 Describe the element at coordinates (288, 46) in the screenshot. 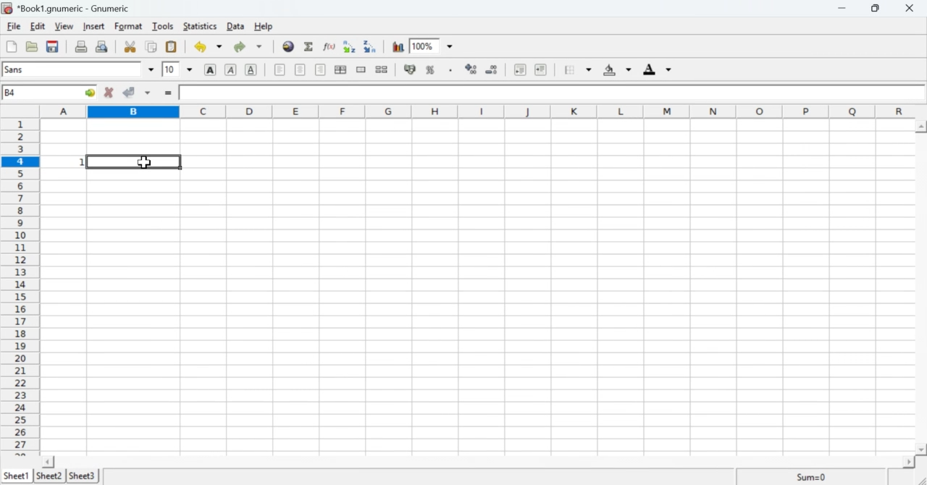

I see `Insert Hyperlink` at that location.